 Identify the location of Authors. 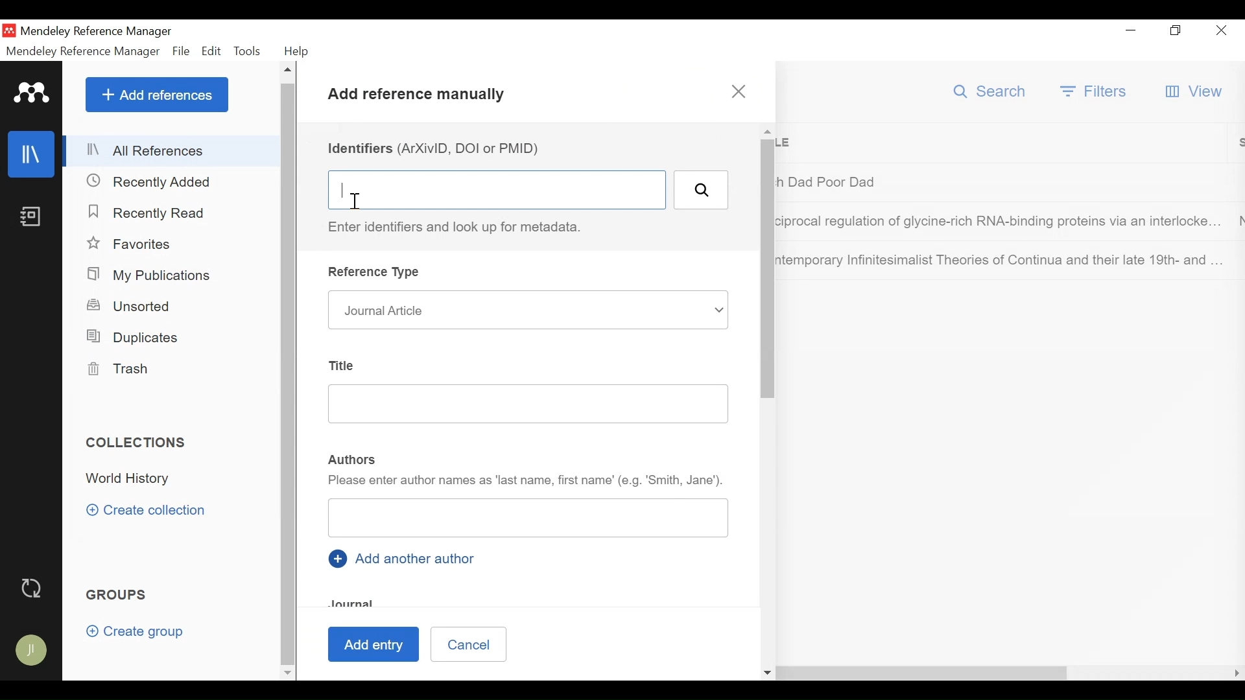
(353, 460).